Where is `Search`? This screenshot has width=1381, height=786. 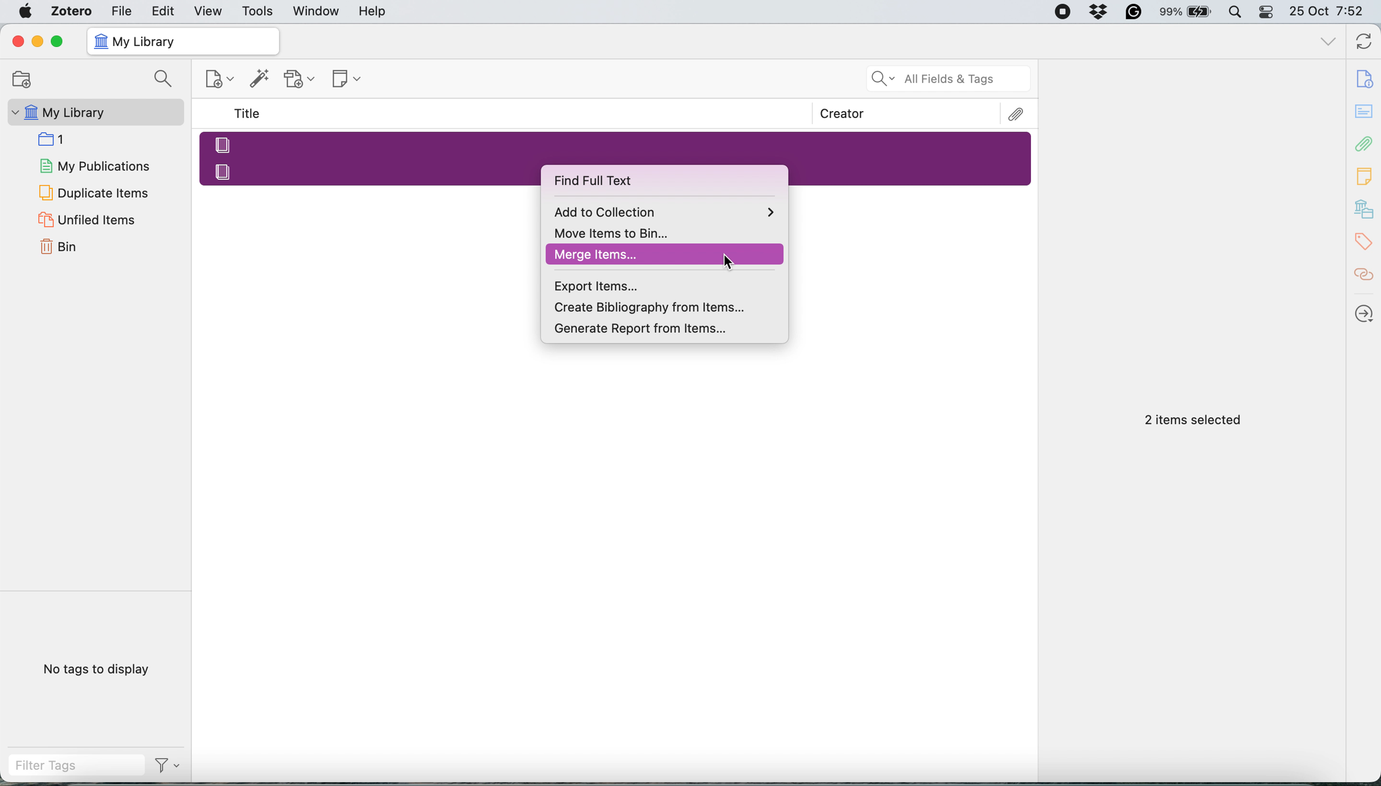
Search is located at coordinates (166, 80).